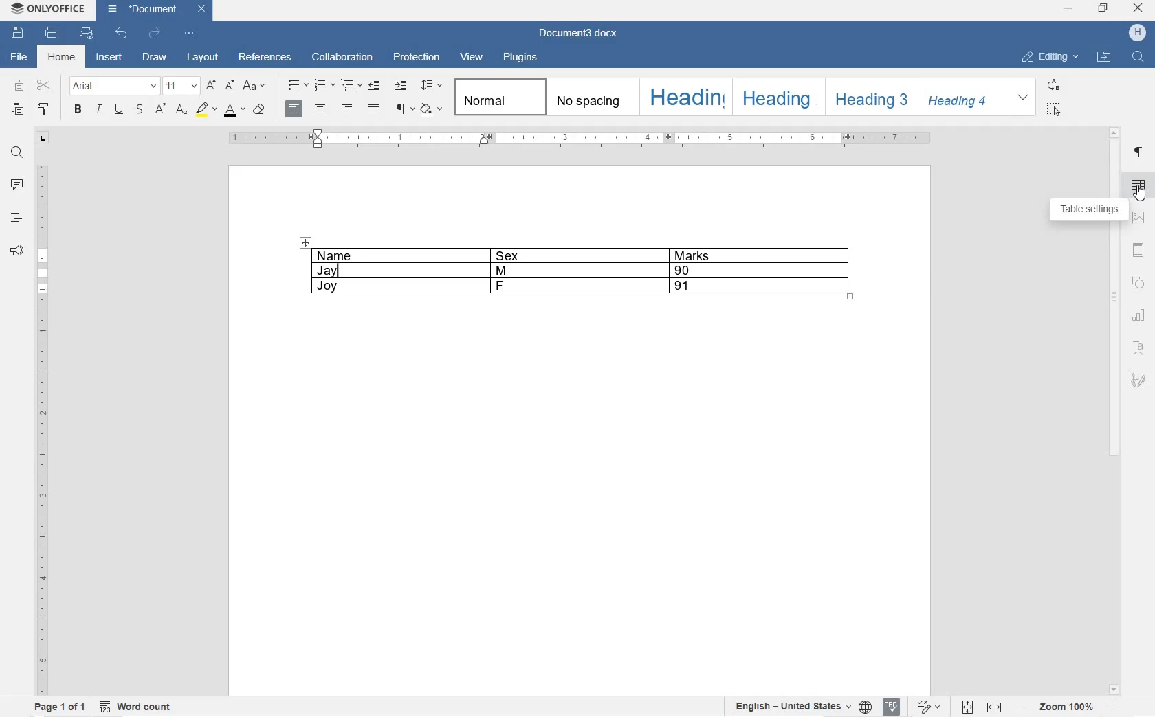 The width and height of the screenshot is (1155, 717). I want to click on CHART, so click(1138, 317).